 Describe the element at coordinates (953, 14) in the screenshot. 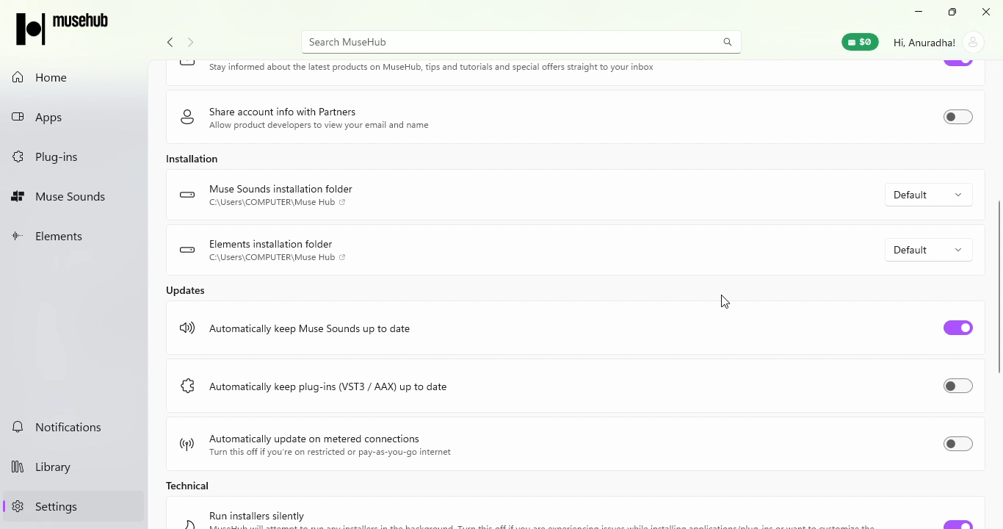

I see `Resize` at that location.